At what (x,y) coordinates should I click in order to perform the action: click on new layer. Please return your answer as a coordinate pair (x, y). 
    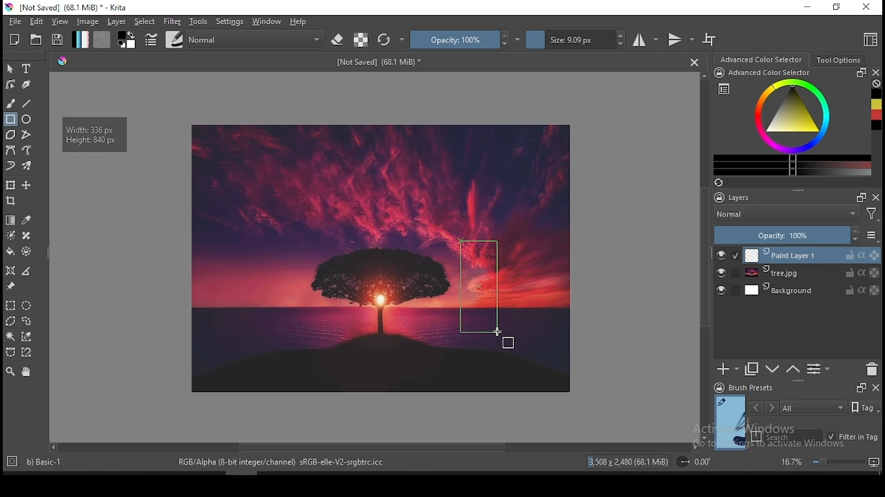
    Looking at the image, I should click on (728, 370).